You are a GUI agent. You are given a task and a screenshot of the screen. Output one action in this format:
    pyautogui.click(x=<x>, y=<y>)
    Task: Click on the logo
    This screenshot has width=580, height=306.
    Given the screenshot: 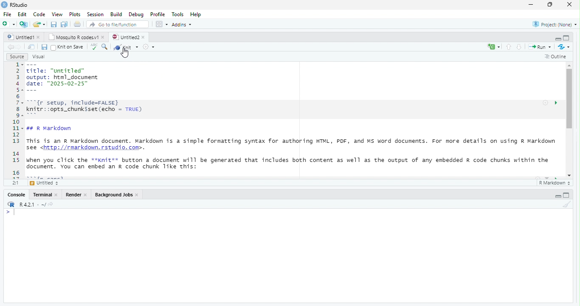 What is the action you would take?
    pyautogui.click(x=12, y=204)
    